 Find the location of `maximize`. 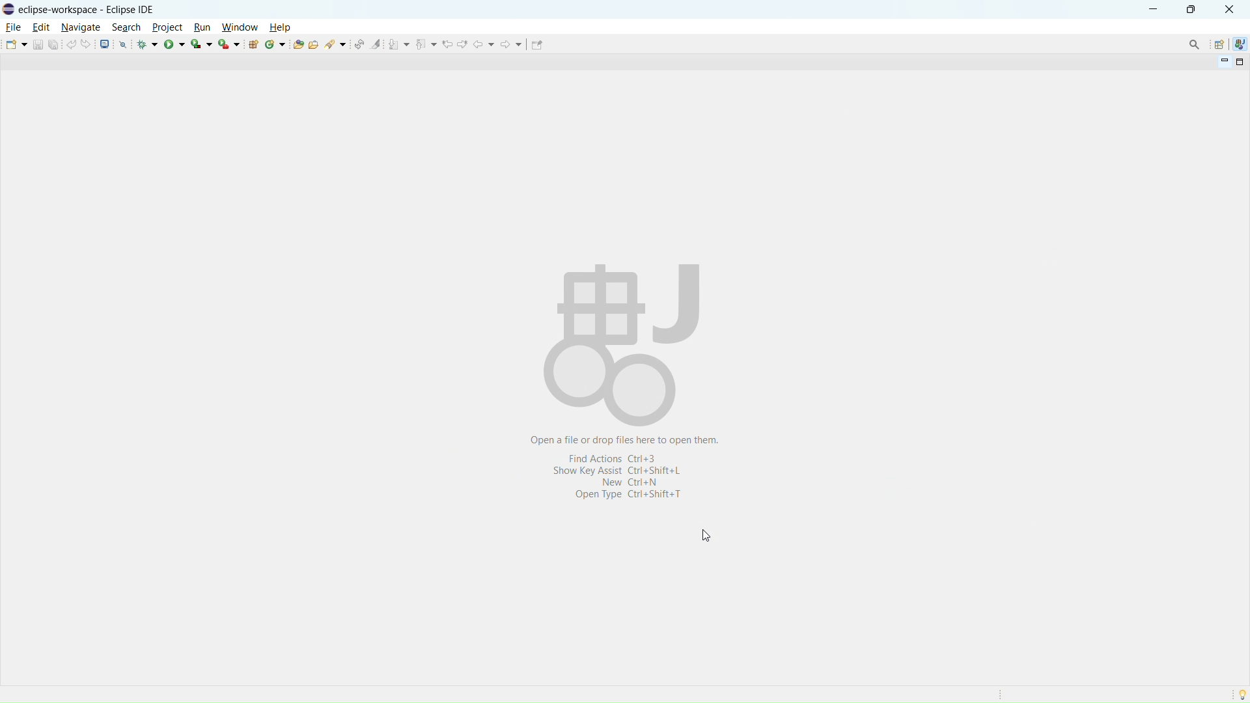

maximize is located at coordinates (1191, 9).